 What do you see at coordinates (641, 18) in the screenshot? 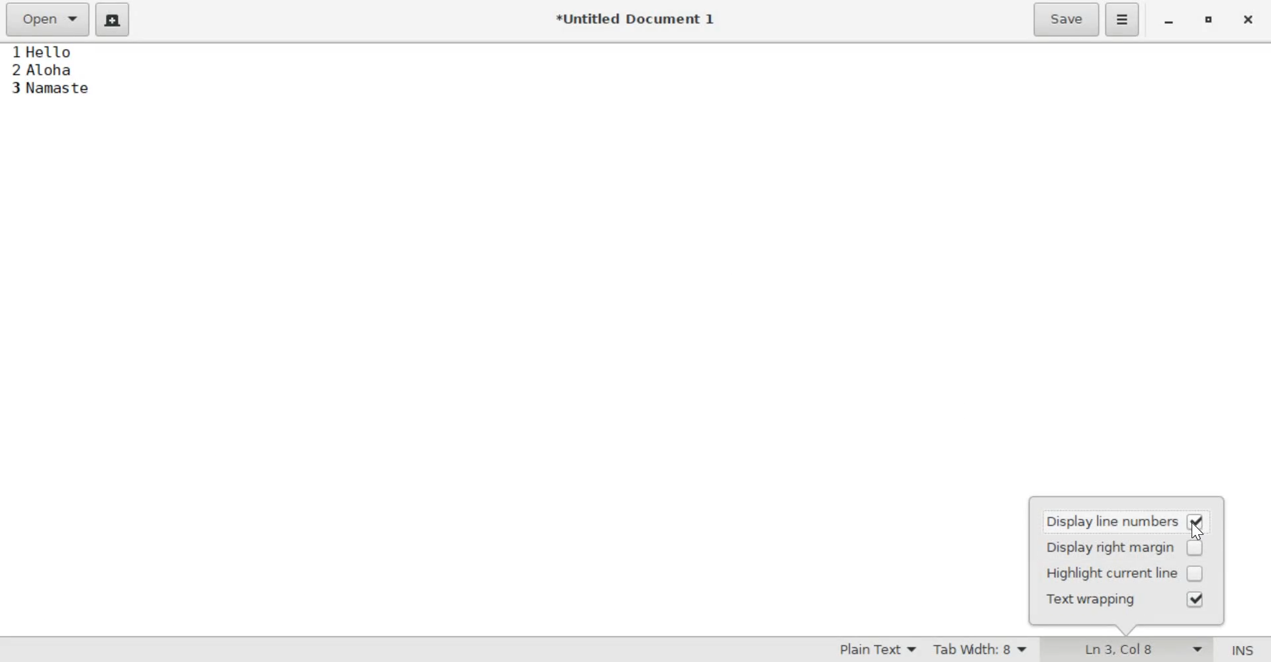
I see `*Untitled Document 1` at bounding box center [641, 18].